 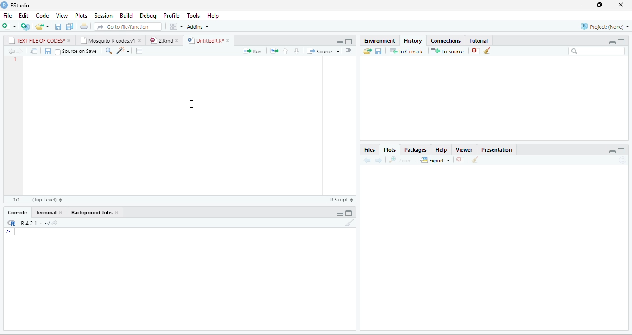 I want to click on forward, so click(x=20, y=51).